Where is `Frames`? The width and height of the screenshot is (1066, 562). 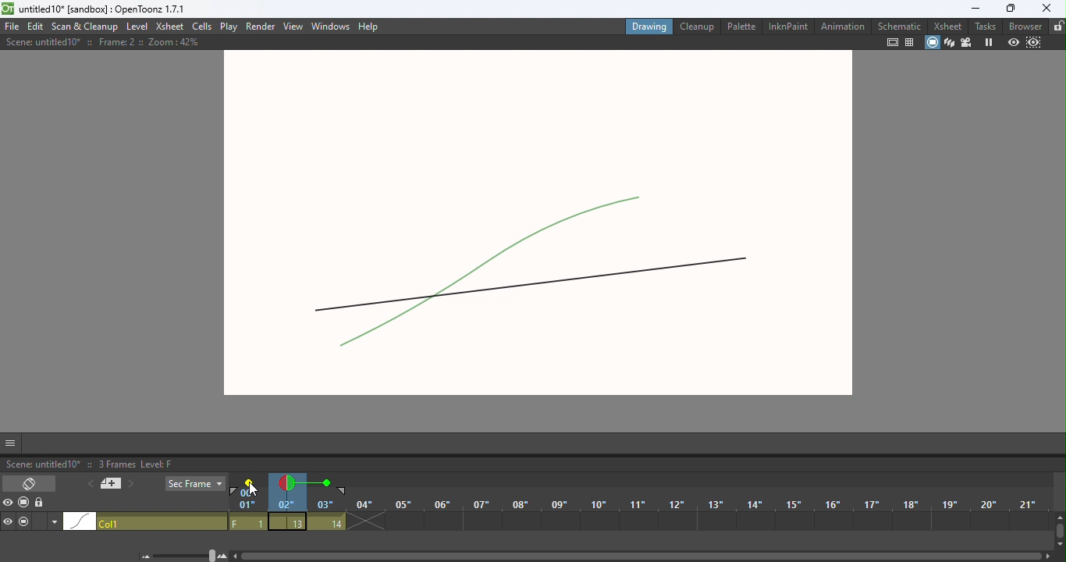
Frames is located at coordinates (634, 506).